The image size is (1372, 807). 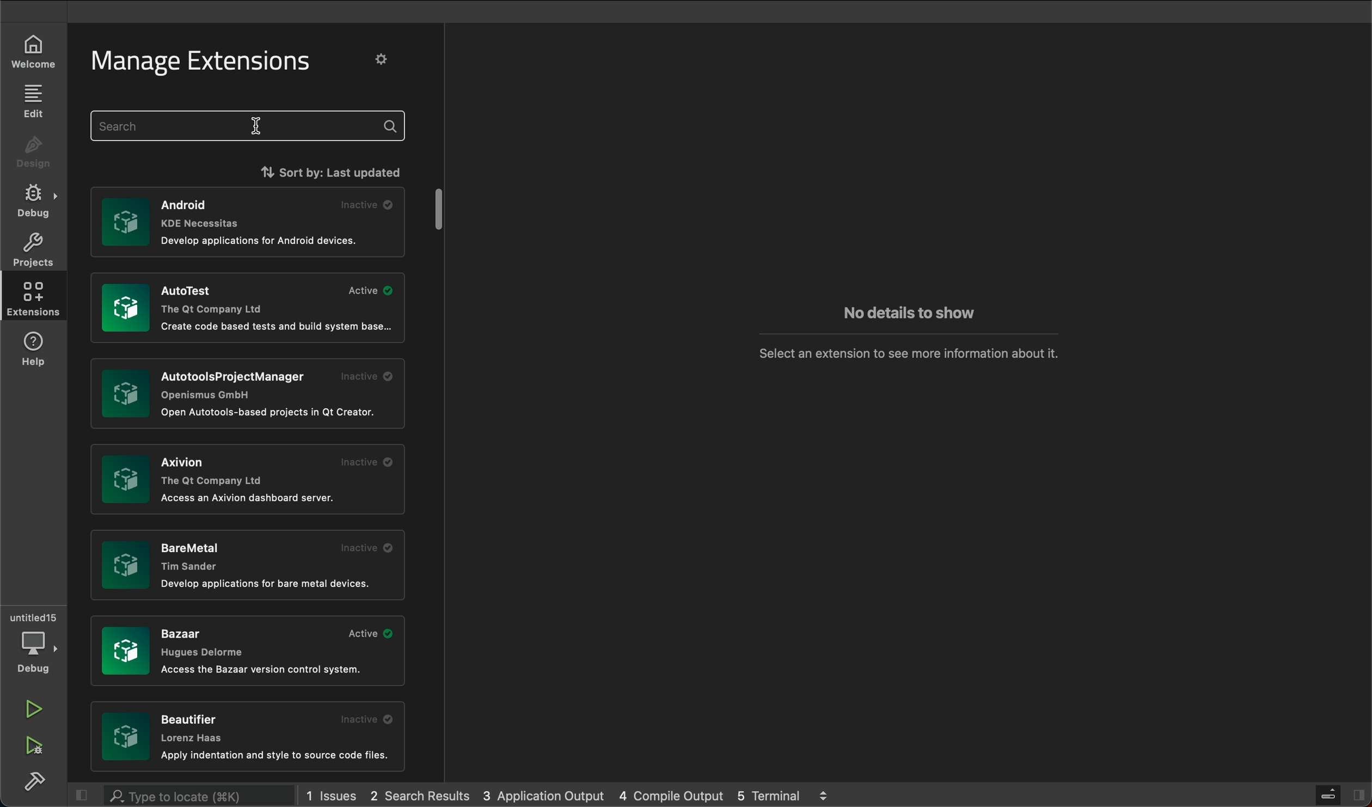 I want to click on search, so click(x=250, y=127).